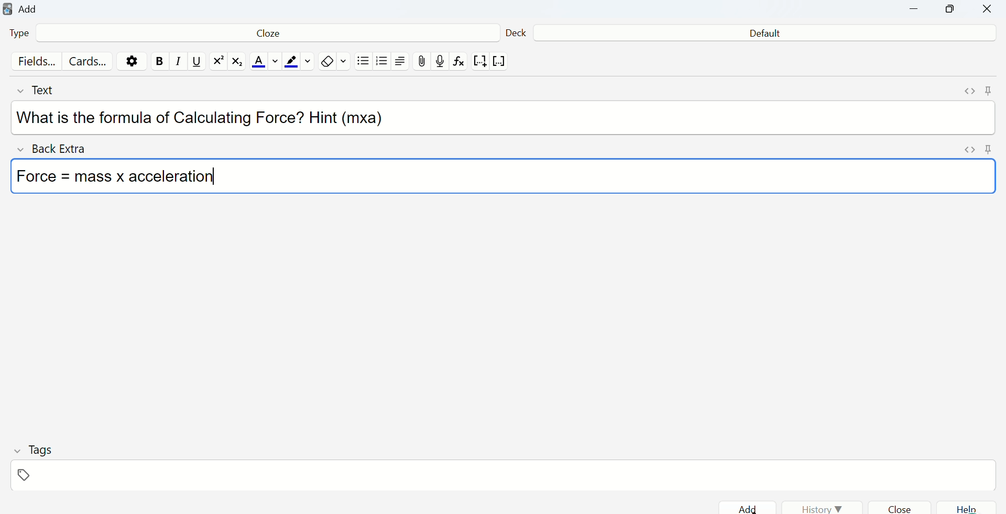 This screenshot has width=1006, height=514. I want to click on Default, so click(761, 34).